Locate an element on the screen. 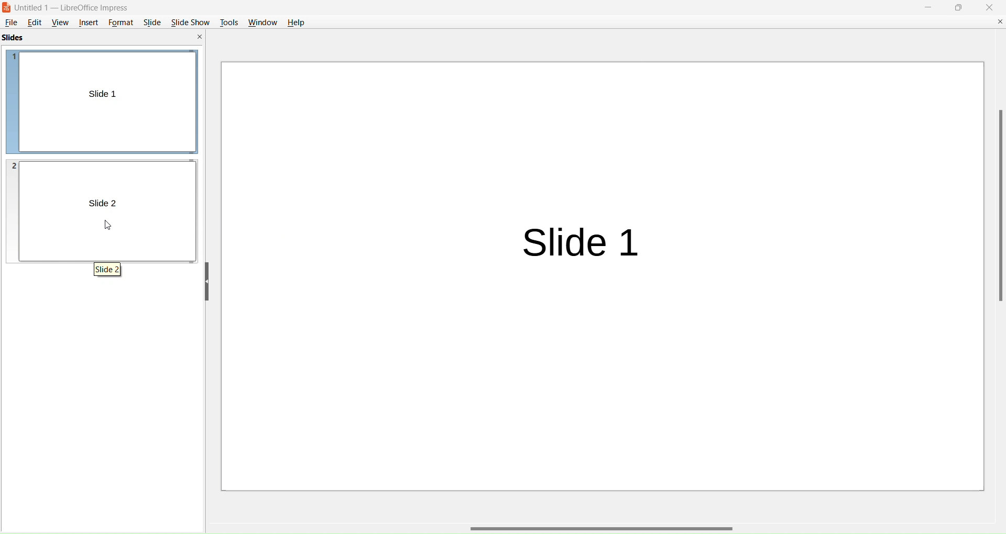 The height and width of the screenshot is (534, 1006). close is located at coordinates (990, 7).